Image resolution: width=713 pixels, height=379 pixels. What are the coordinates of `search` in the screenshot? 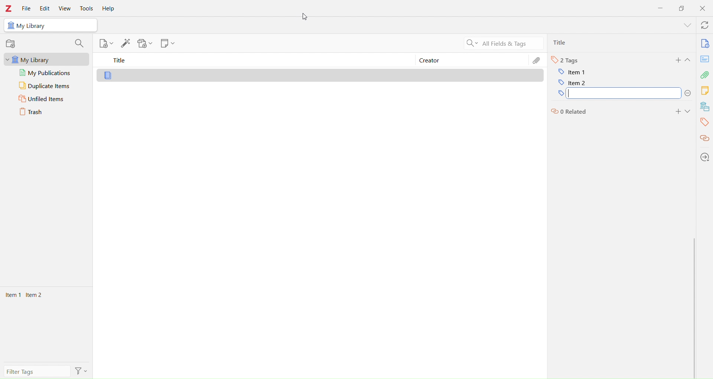 It's located at (79, 44).